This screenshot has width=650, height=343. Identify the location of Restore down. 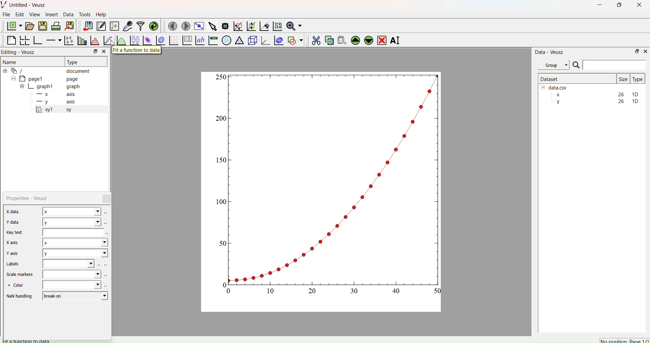
(94, 52).